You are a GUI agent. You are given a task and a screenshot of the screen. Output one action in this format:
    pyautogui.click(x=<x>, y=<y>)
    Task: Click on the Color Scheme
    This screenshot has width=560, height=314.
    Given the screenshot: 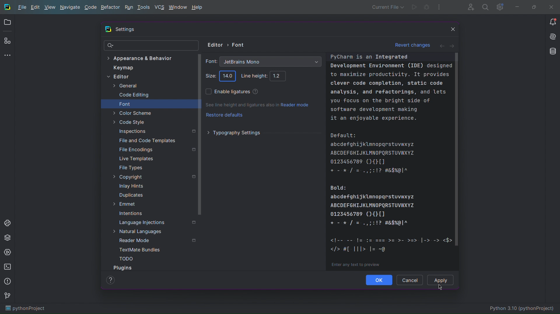 What is the action you would take?
    pyautogui.click(x=131, y=112)
    